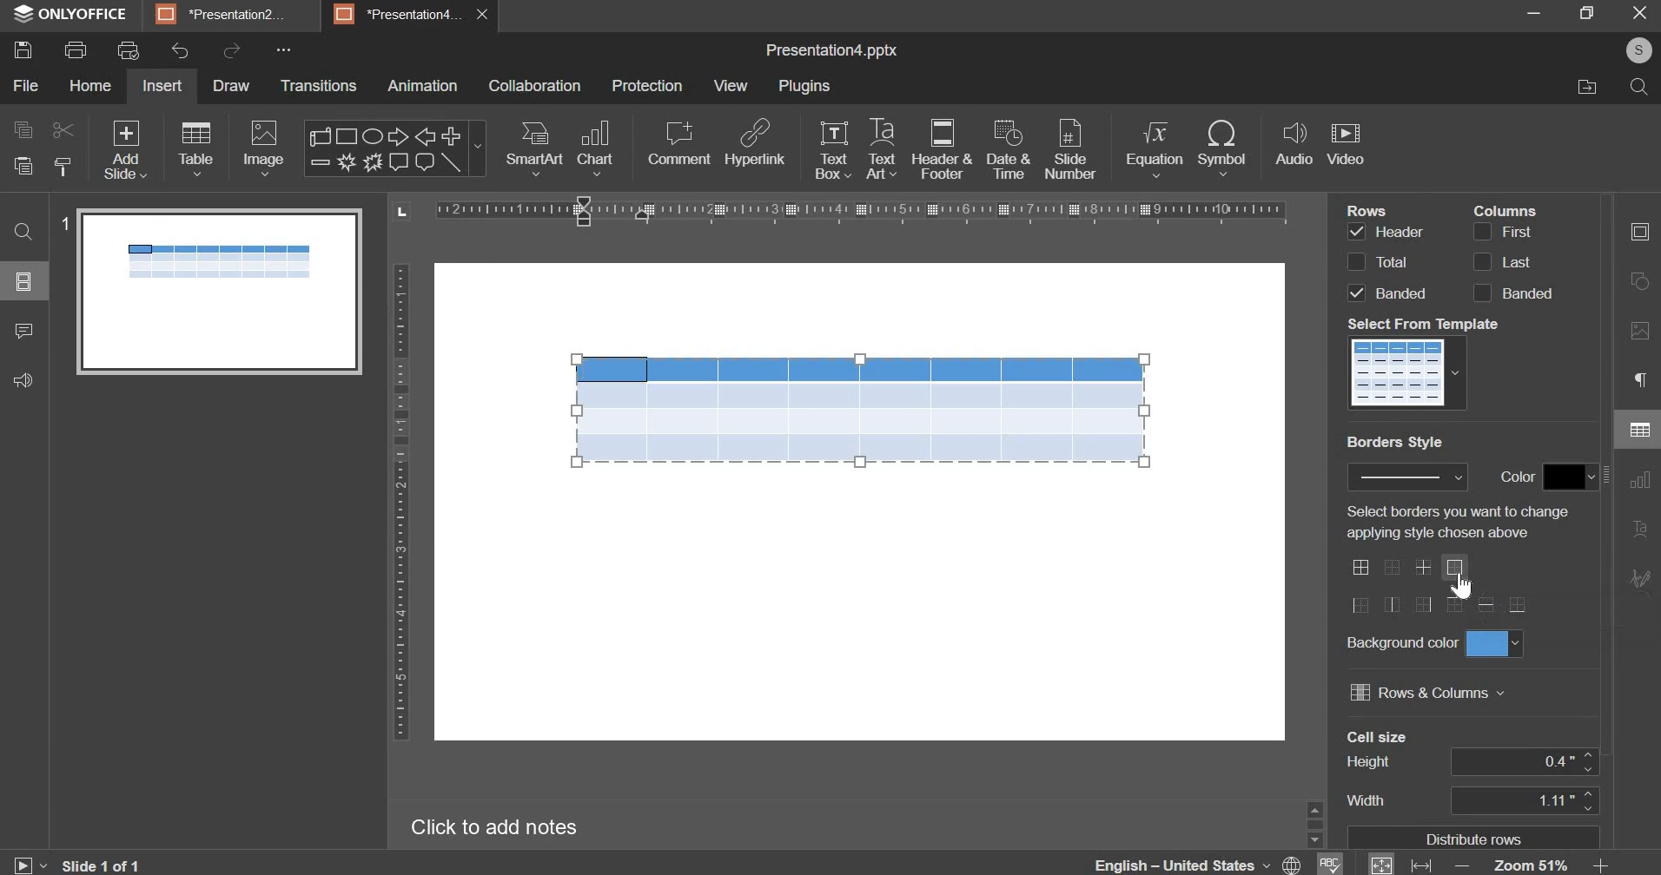 The image size is (1661, 875). What do you see at coordinates (1640, 379) in the screenshot?
I see `paragraph settings` at bounding box center [1640, 379].